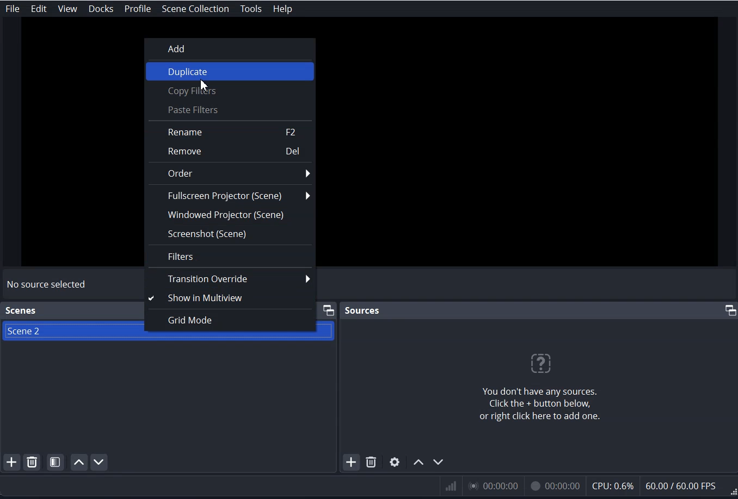 The height and width of the screenshot is (499, 738). I want to click on Docks, so click(102, 9).